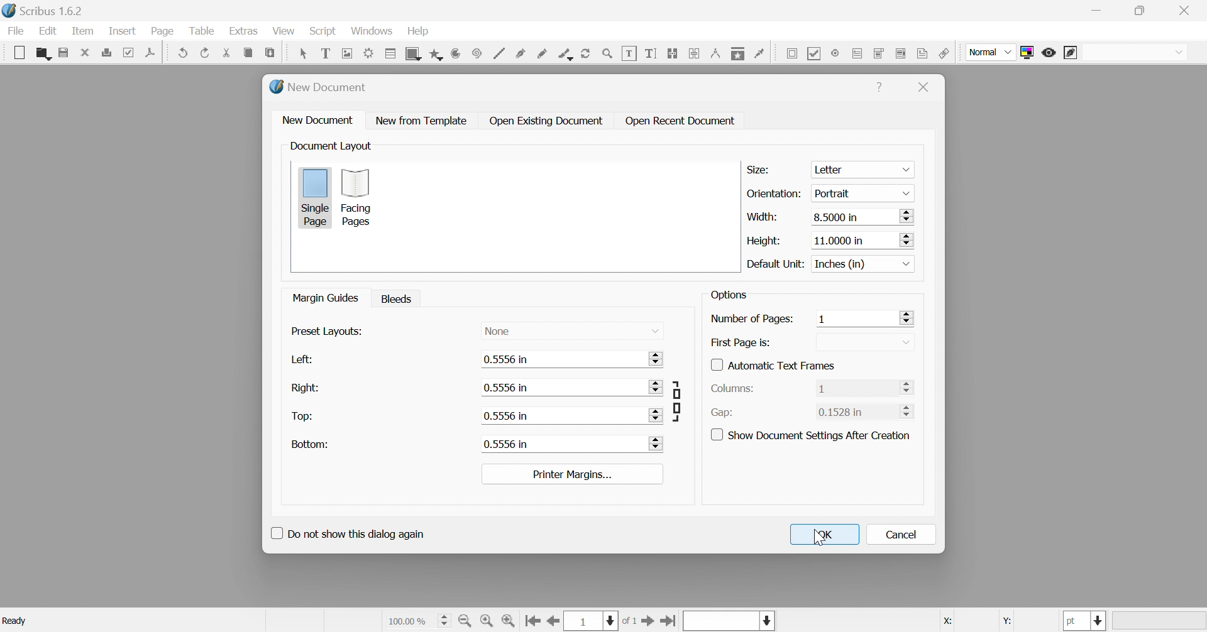 This screenshot has height=632, width=1207. Describe the element at coordinates (674, 53) in the screenshot. I see `link text frames` at that location.